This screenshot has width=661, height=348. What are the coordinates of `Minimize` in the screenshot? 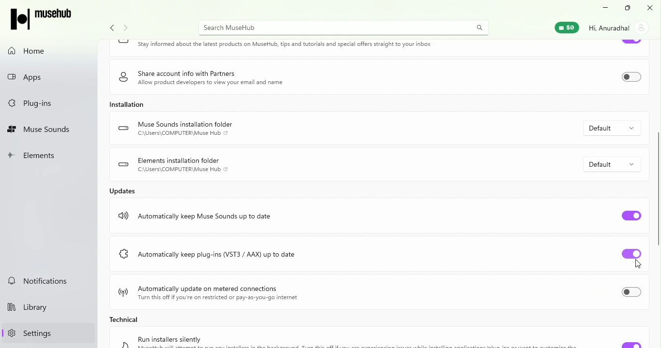 It's located at (604, 10).